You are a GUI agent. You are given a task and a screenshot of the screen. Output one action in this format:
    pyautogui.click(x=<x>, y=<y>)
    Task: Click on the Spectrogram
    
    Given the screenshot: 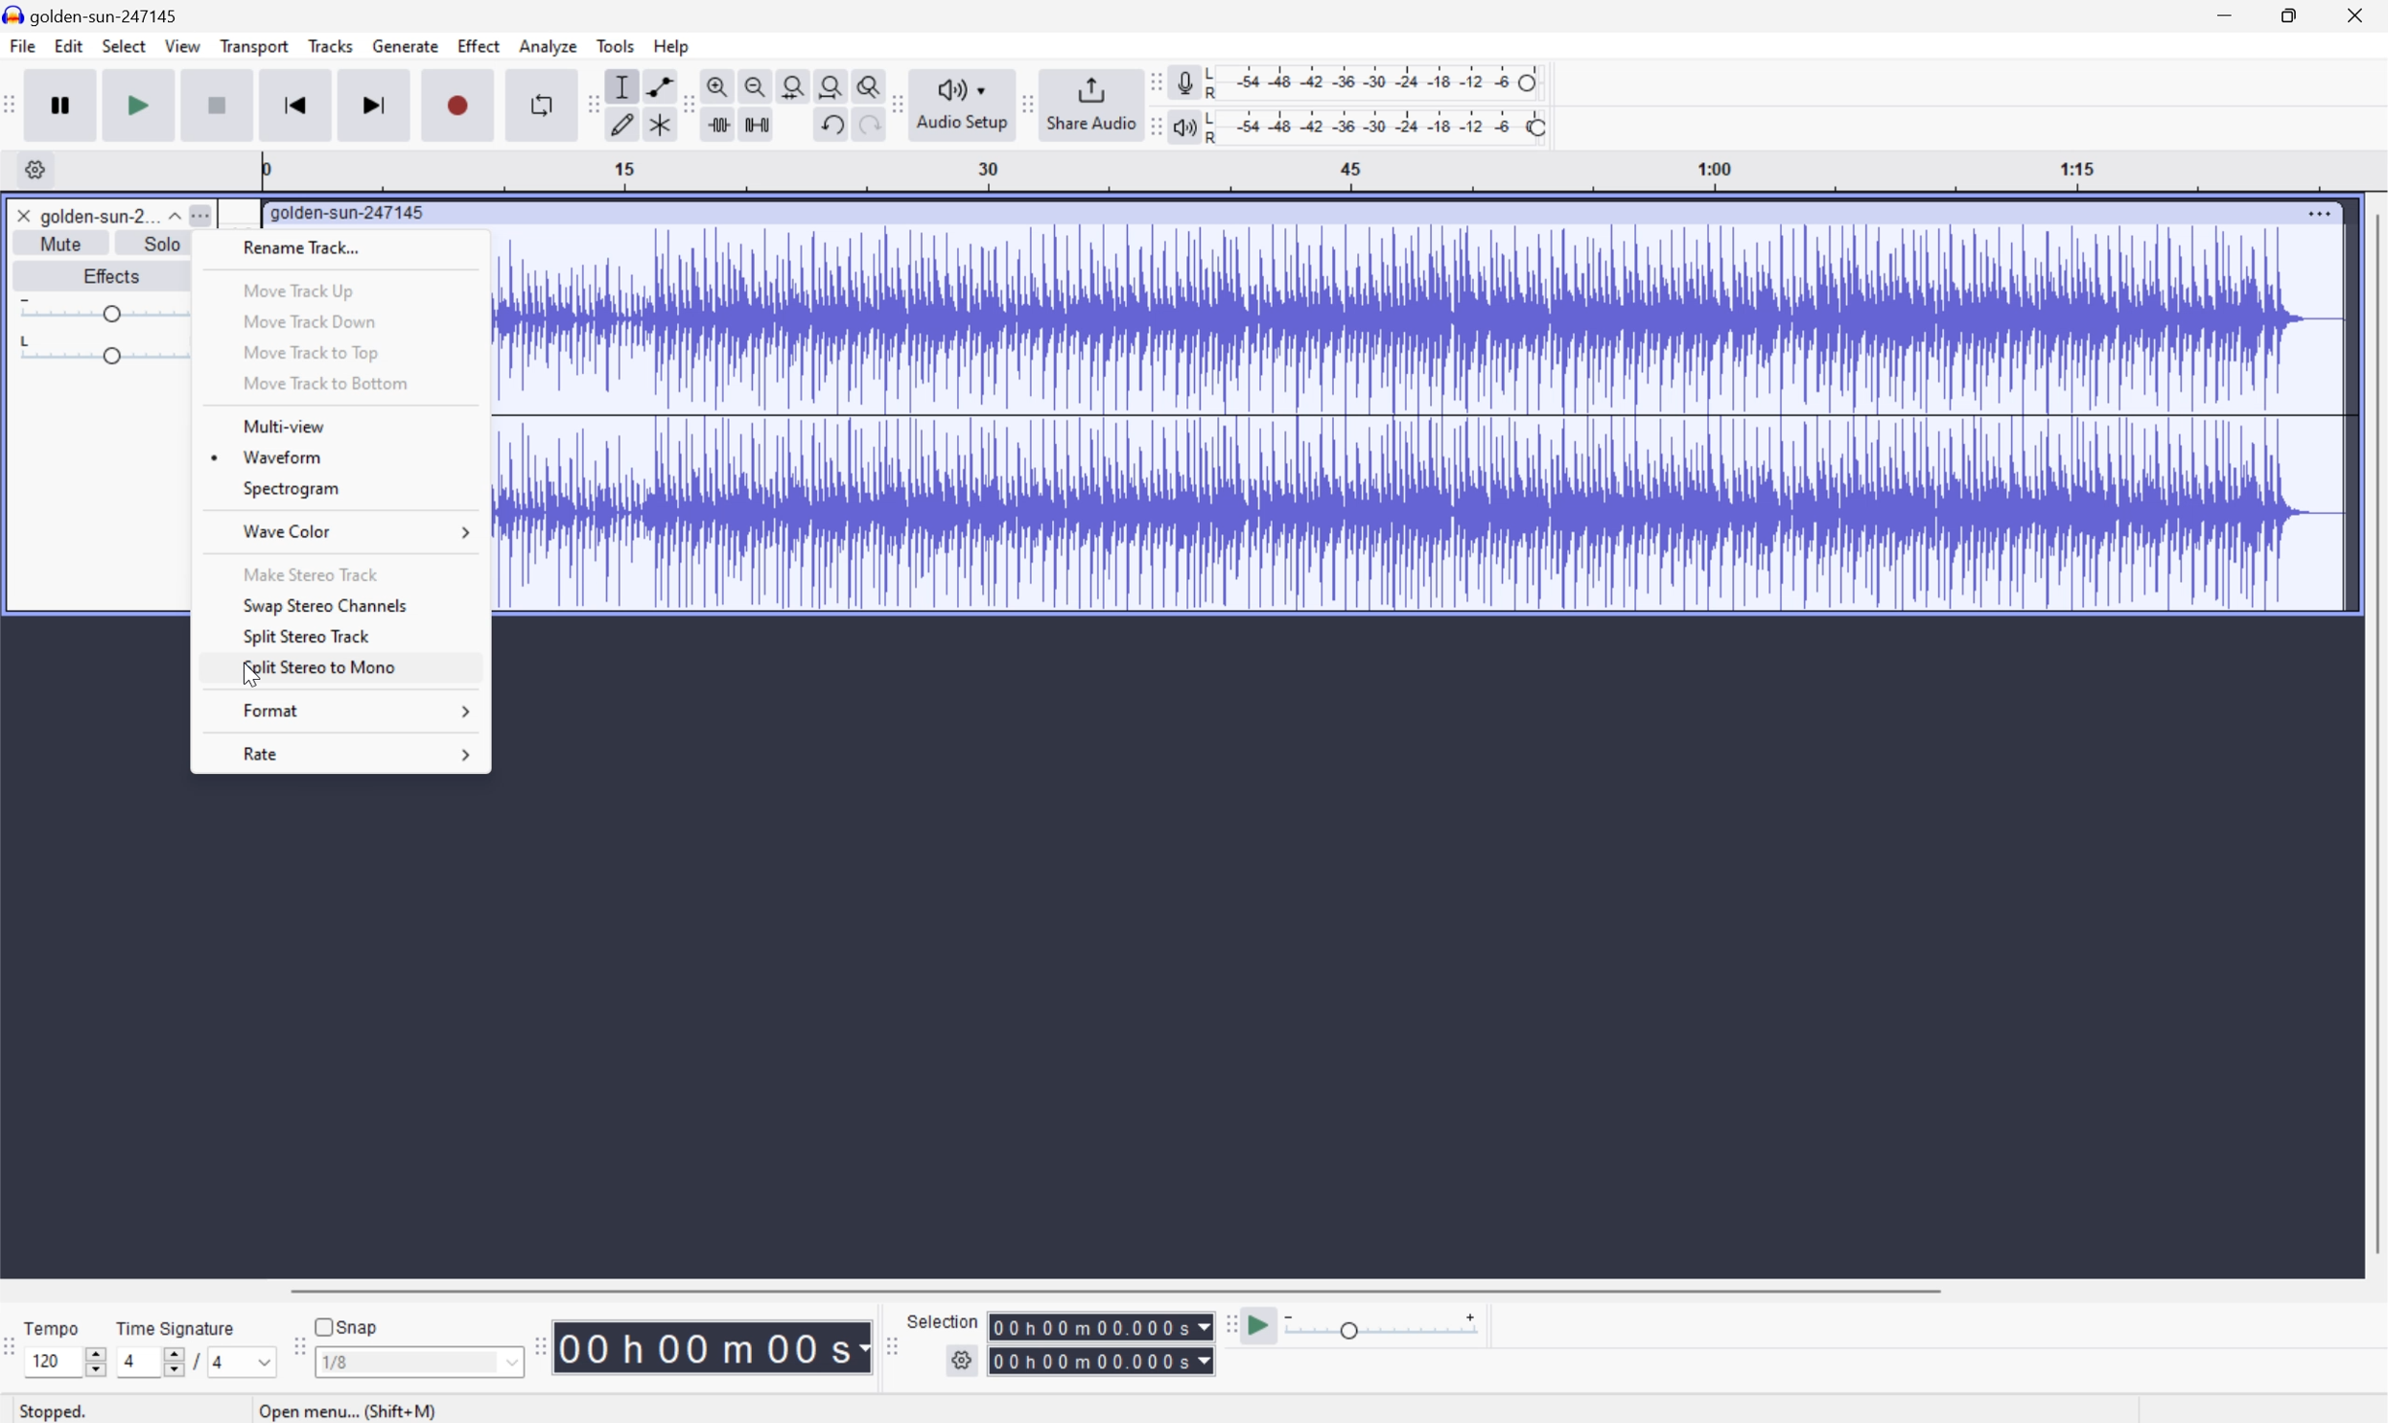 What is the action you would take?
    pyautogui.click(x=294, y=491)
    